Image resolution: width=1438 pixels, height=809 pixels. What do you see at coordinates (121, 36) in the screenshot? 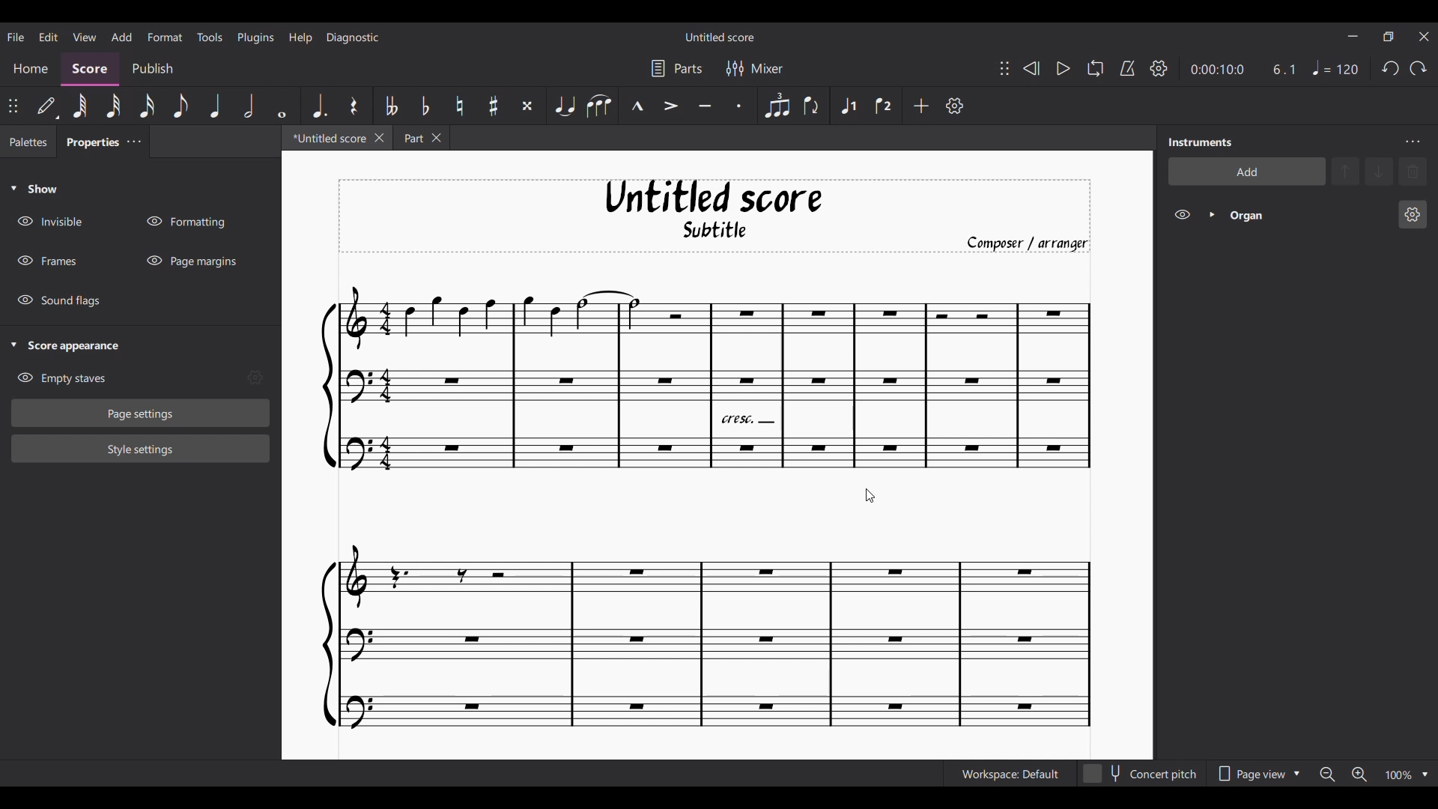
I see `Add menu` at bounding box center [121, 36].